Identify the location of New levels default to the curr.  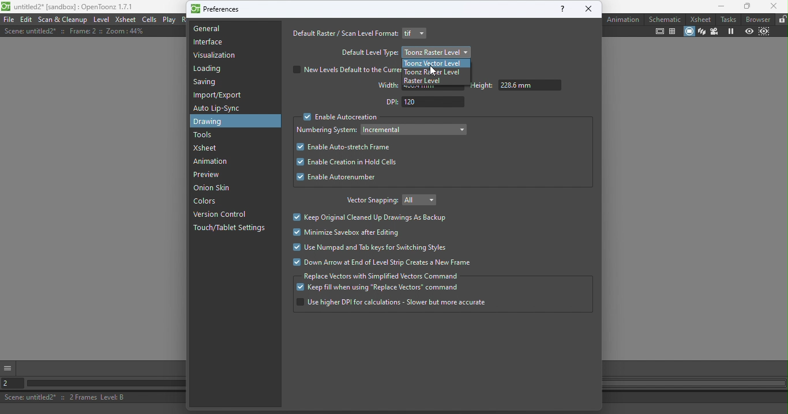
(342, 70).